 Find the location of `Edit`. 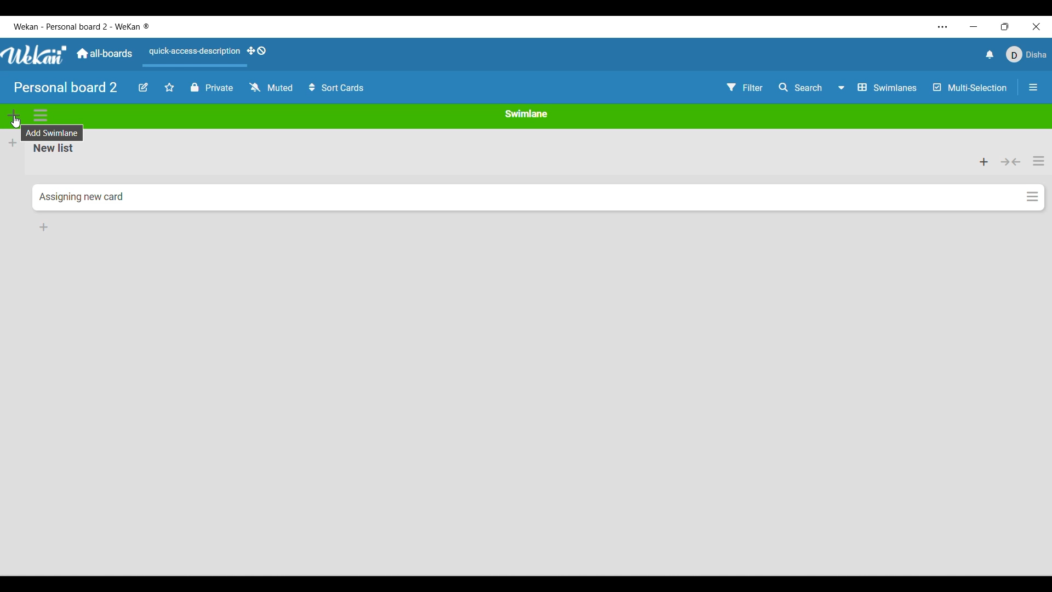

Edit is located at coordinates (144, 87).